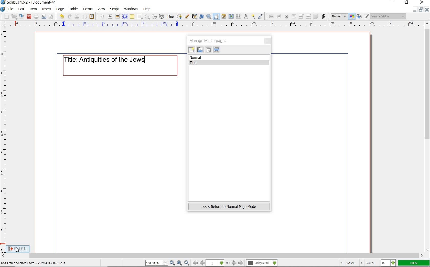 This screenshot has height=267, width=430. What do you see at coordinates (186, 17) in the screenshot?
I see `freehand line` at bounding box center [186, 17].